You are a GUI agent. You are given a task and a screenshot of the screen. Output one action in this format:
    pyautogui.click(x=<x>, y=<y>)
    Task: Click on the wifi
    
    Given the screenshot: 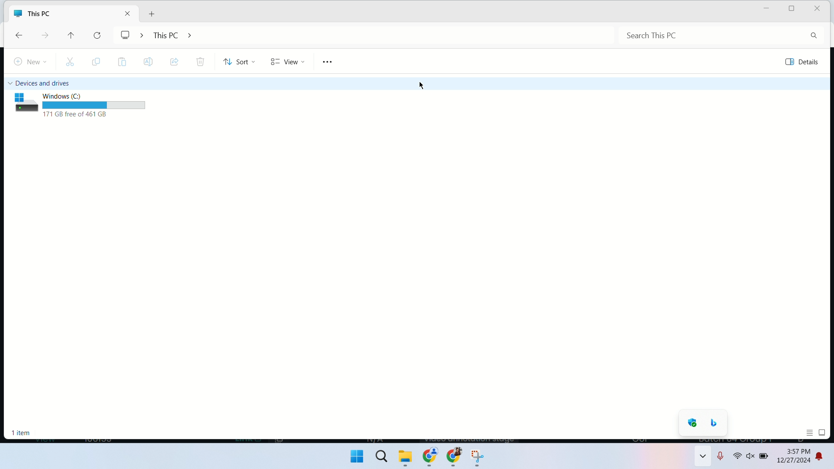 What is the action you would take?
    pyautogui.click(x=737, y=458)
    